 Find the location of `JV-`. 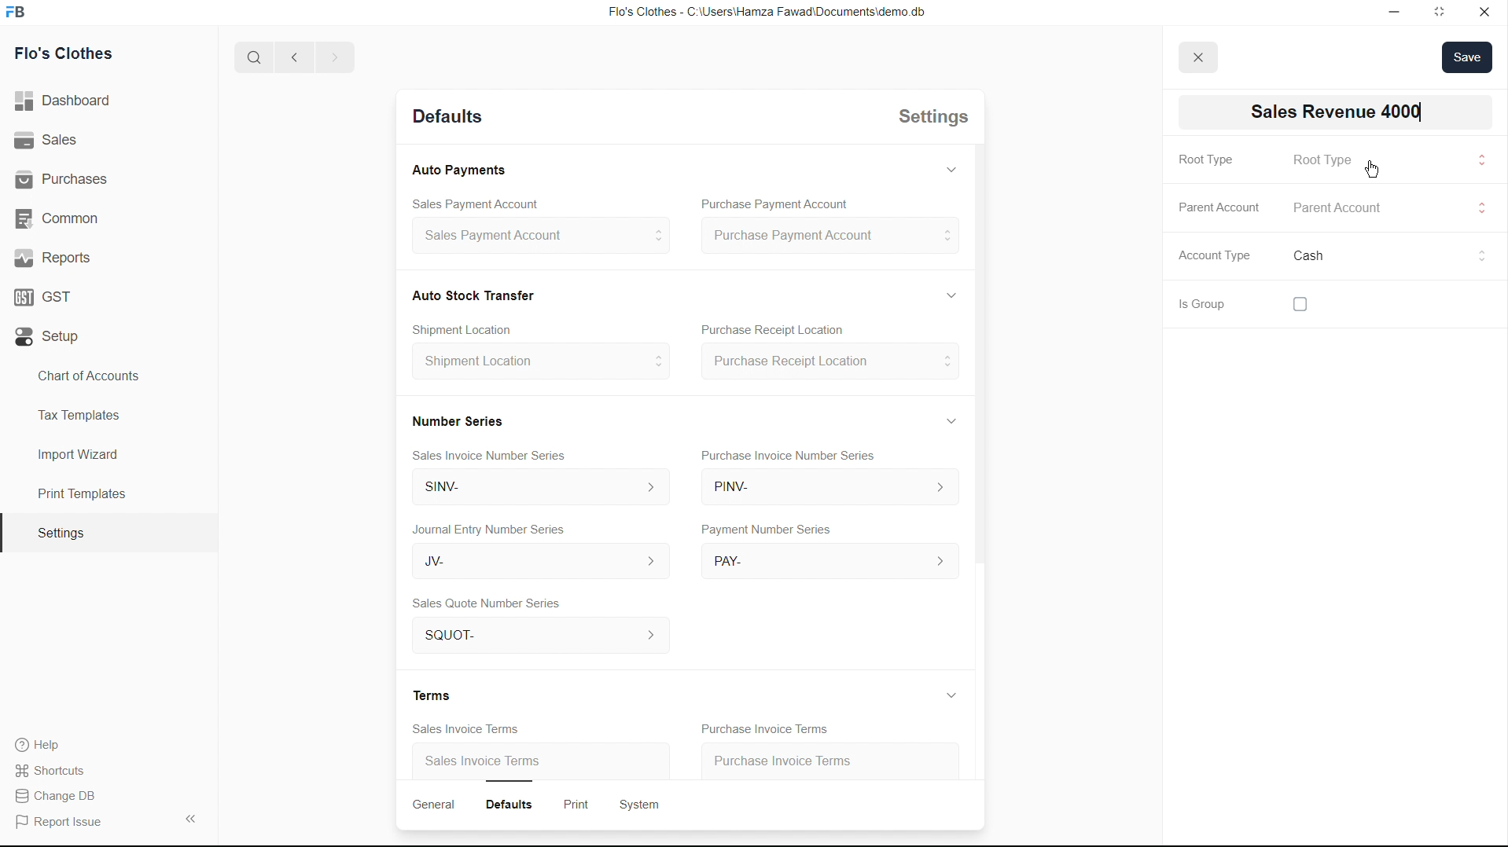

JV- is located at coordinates (531, 563).